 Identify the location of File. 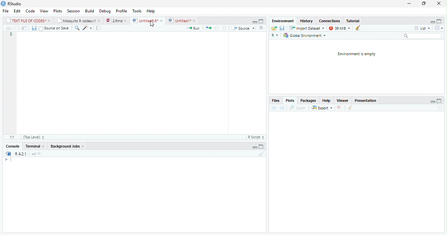
(5, 11).